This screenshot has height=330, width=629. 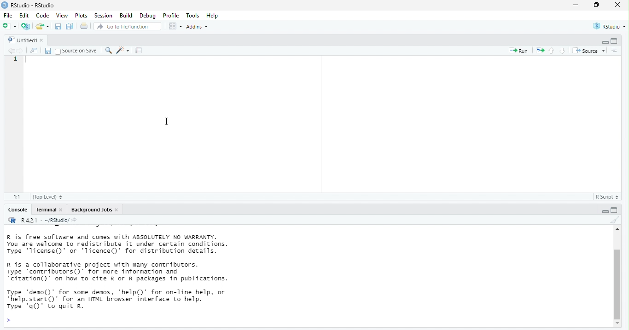 What do you see at coordinates (472, 125) in the screenshot?
I see `code area` at bounding box center [472, 125].